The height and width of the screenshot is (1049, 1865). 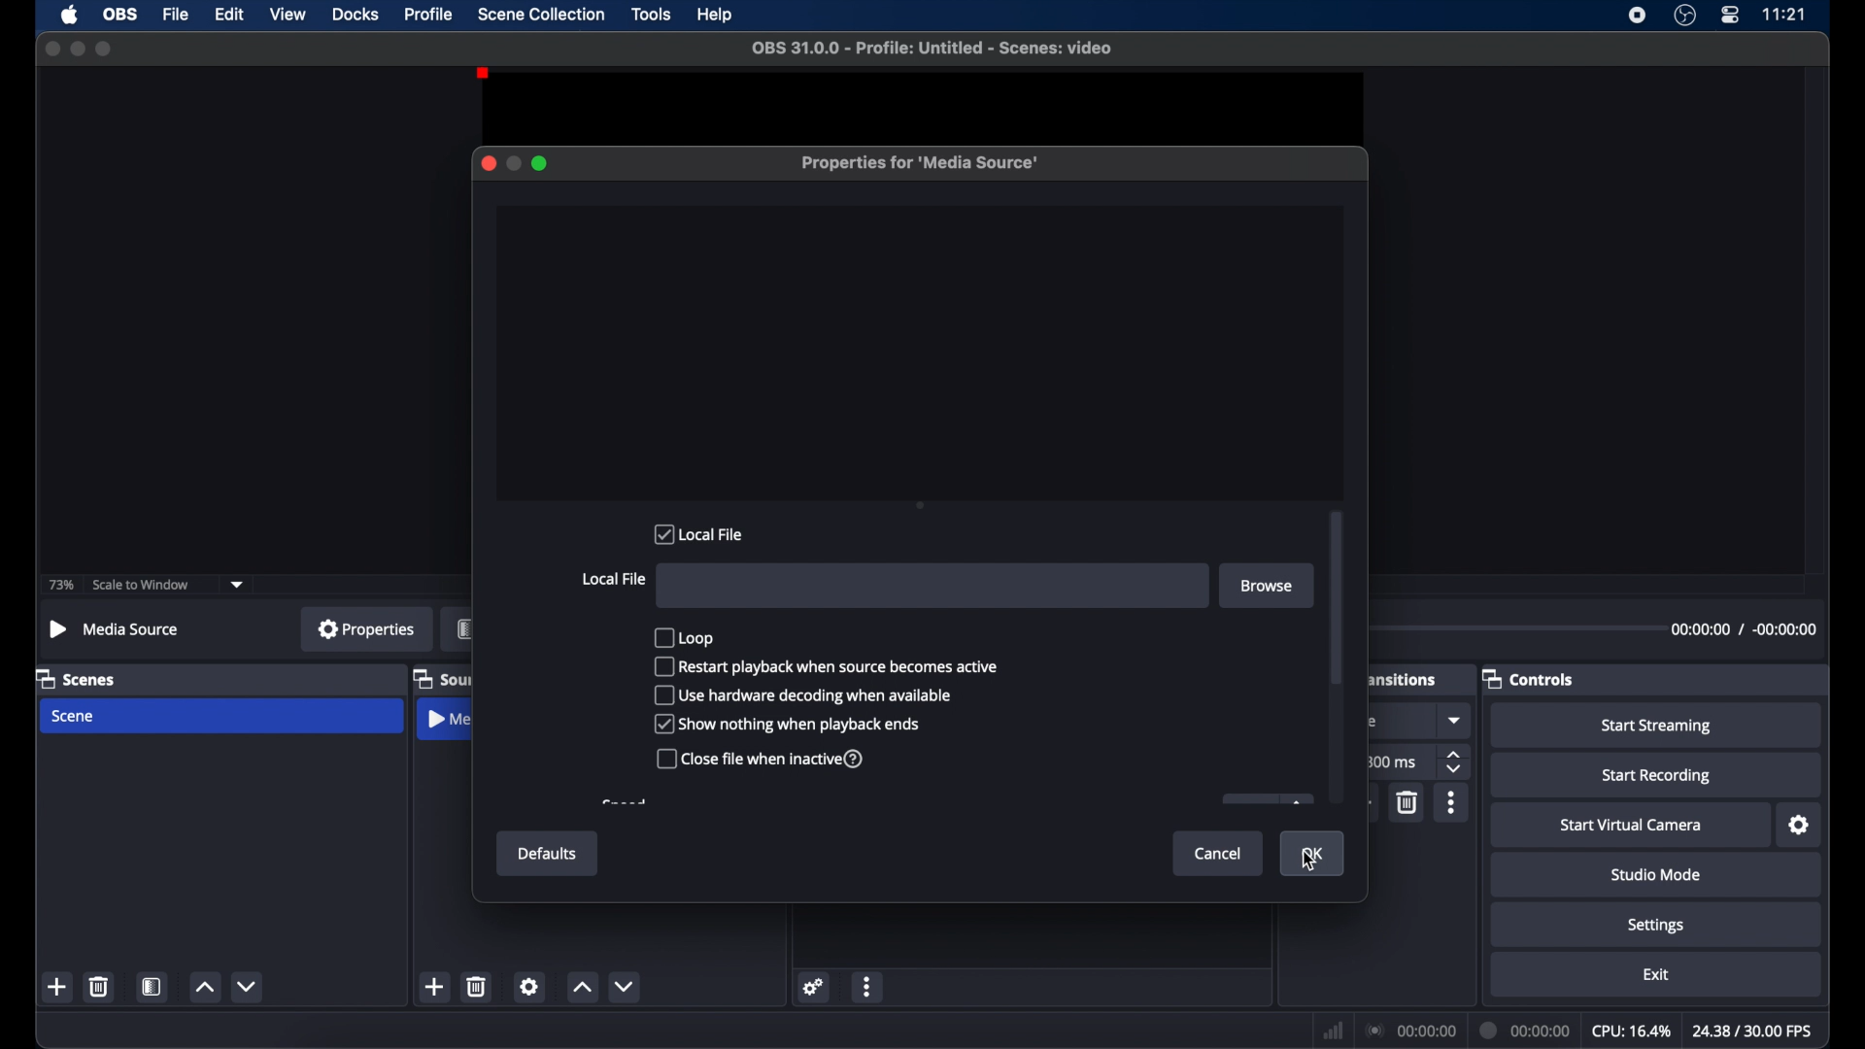 What do you see at coordinates (1412, 1031) in the screenshot?
I see `connection` at bounding box center [1412, 1031].